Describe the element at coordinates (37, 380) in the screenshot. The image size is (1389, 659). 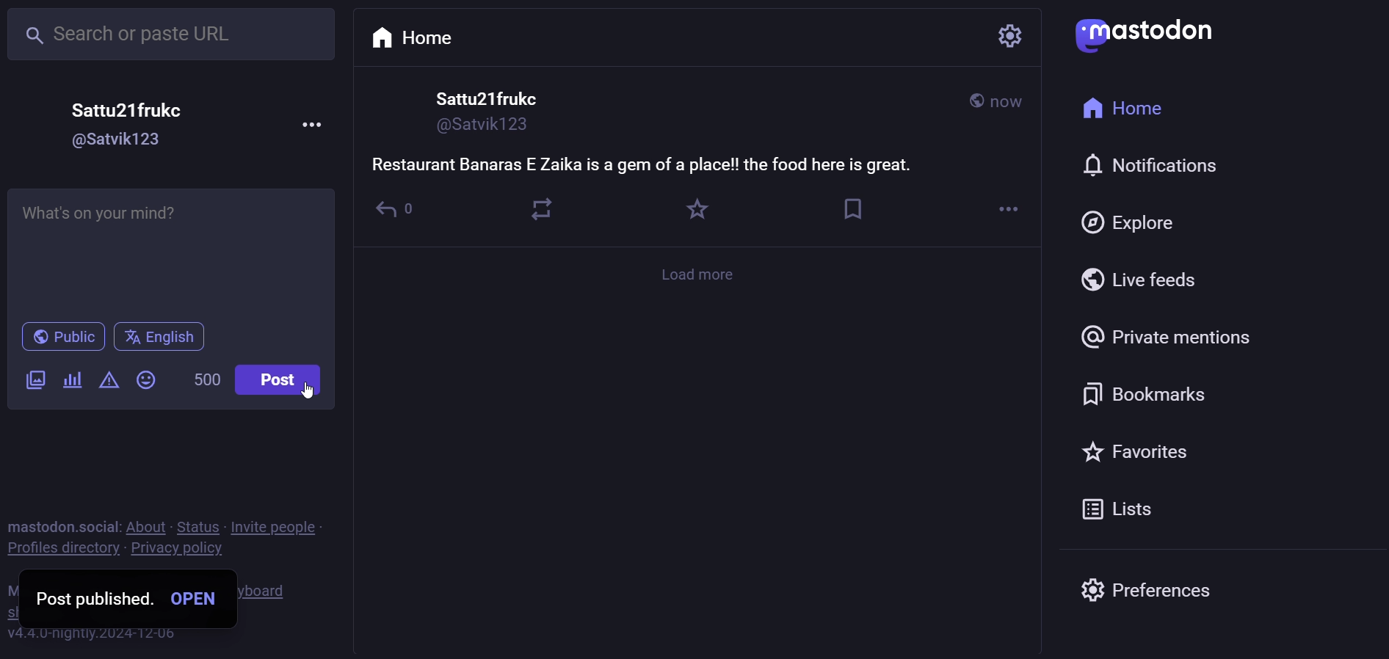
I see `images/video` at that location.